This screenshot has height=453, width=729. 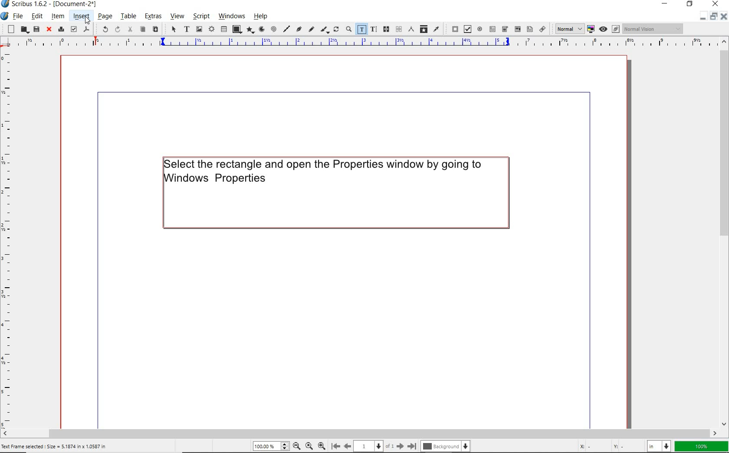 What do you see at coordinates (410, 29) in the screenshot?
I see `measurements` at bounding box center [410, 29].